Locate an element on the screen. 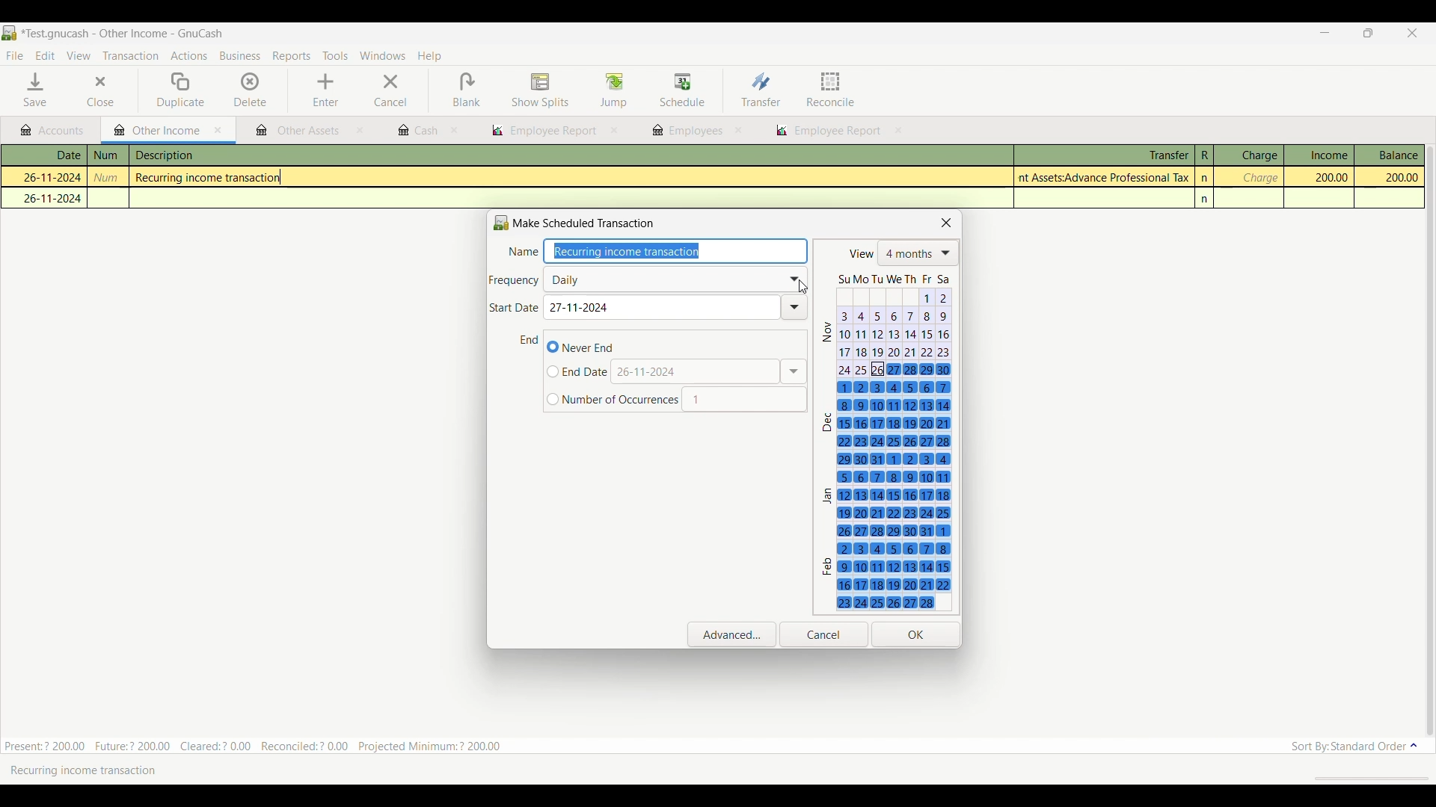 The width and height of the screenshot is (1436, 807). Sort order options is located at coordinates (1354, 746).